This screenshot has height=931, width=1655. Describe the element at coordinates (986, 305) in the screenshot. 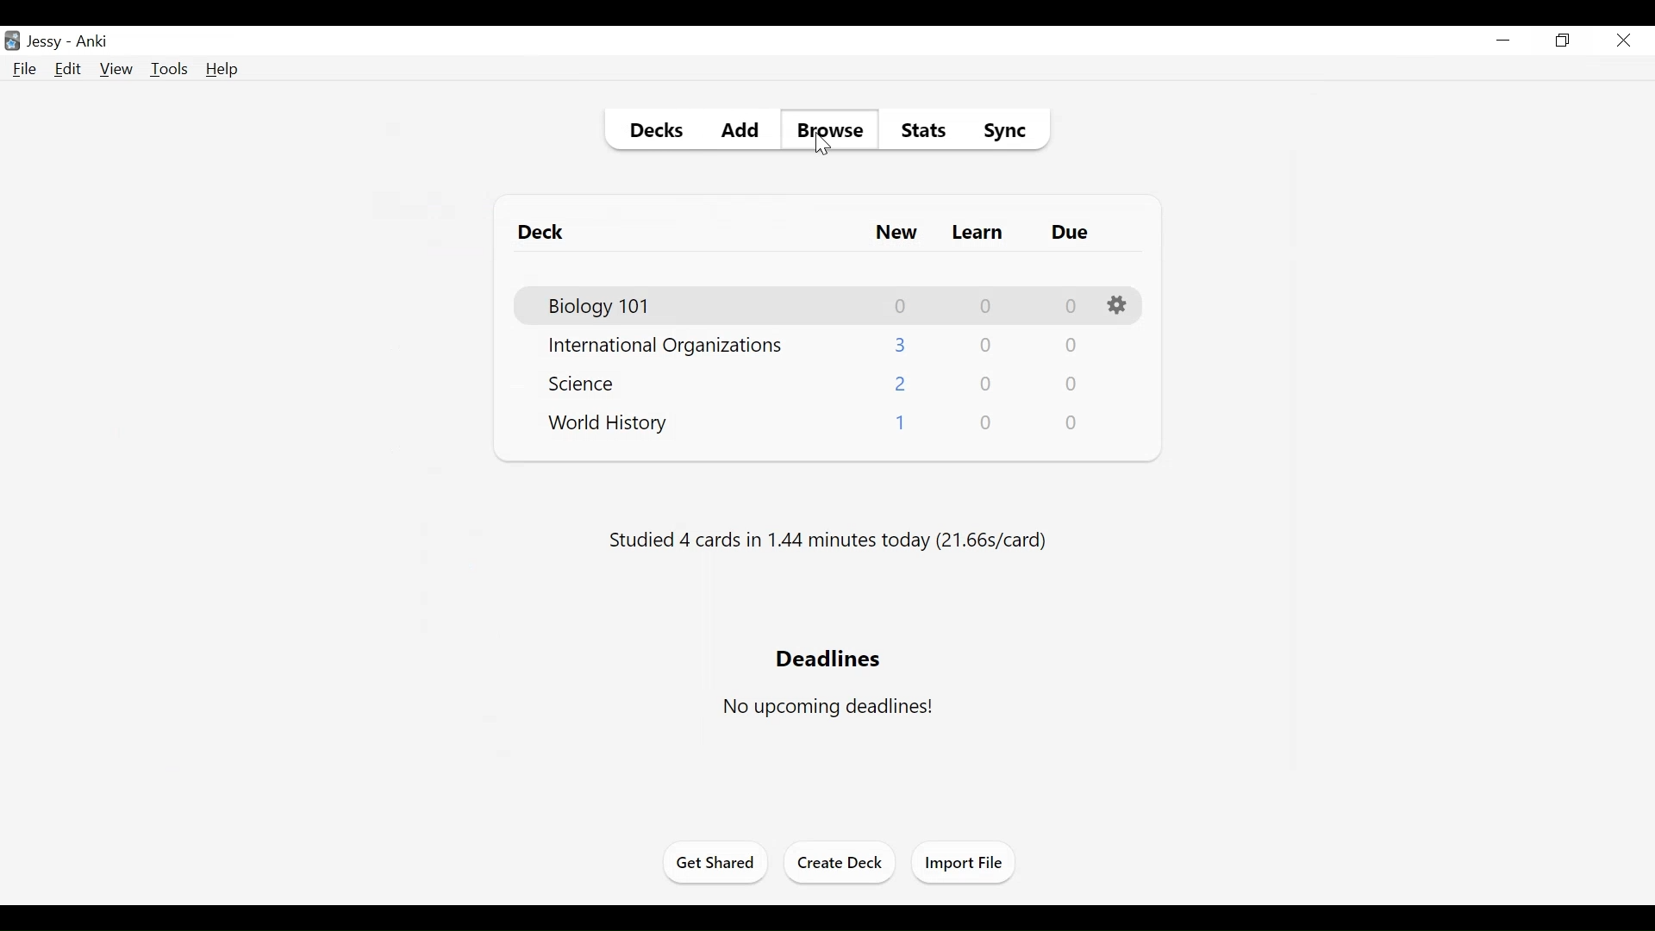

I see `Learn Card Count` at that location.